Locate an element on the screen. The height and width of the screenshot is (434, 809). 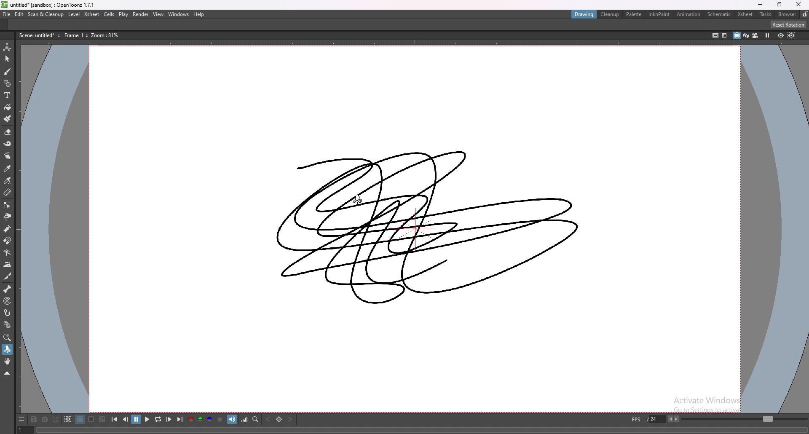
file is located at coordinates (6, 14).